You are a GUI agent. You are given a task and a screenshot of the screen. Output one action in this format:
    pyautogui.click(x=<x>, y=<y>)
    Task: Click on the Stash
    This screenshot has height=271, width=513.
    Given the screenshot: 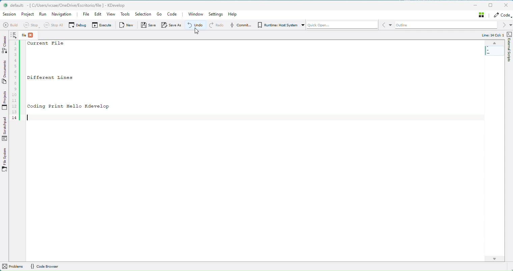 What is the action you would take?
    pyautogui.click(x=482, y=14)
    